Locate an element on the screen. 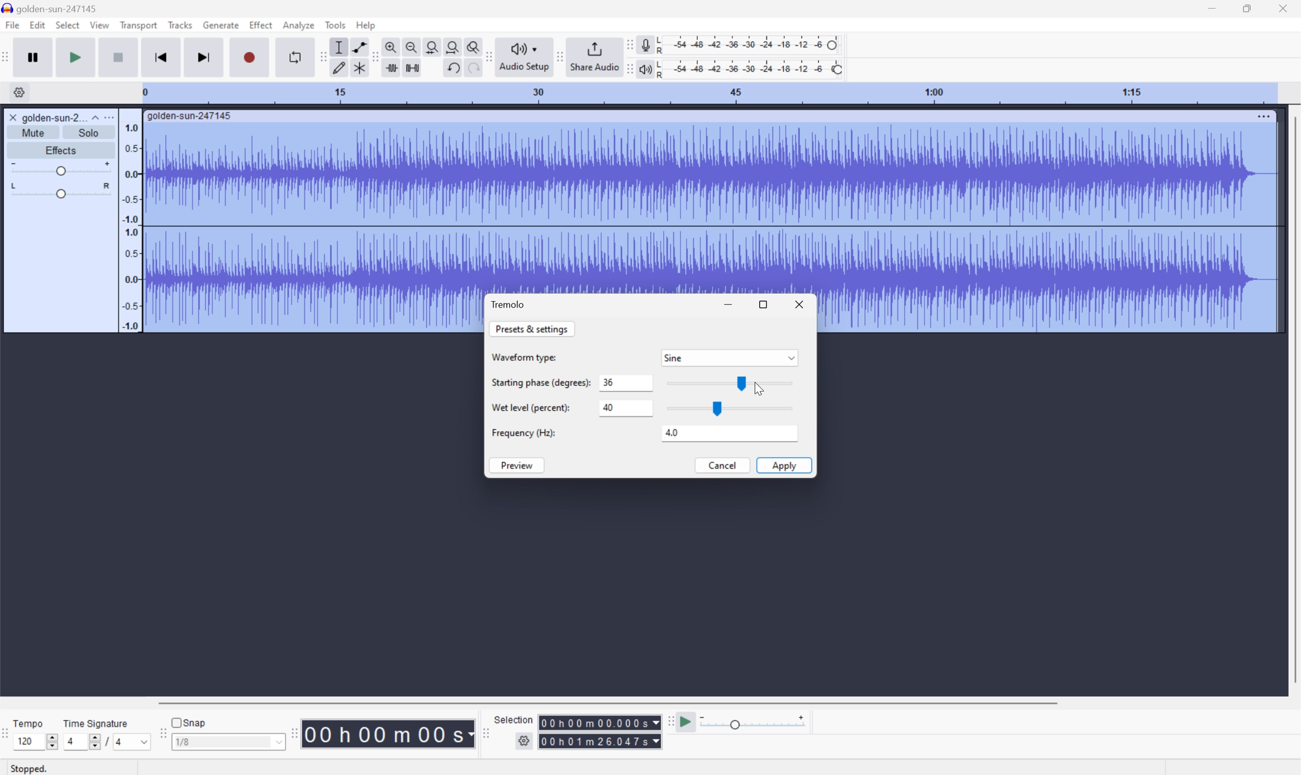  Transport is located at coordinates (138, 25).